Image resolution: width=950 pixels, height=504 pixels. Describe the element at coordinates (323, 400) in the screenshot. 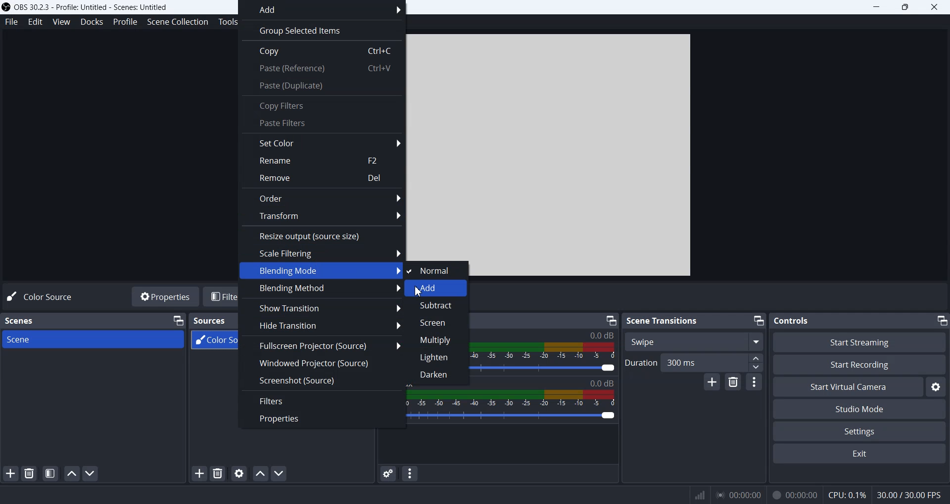

I see `Filters` at that location.